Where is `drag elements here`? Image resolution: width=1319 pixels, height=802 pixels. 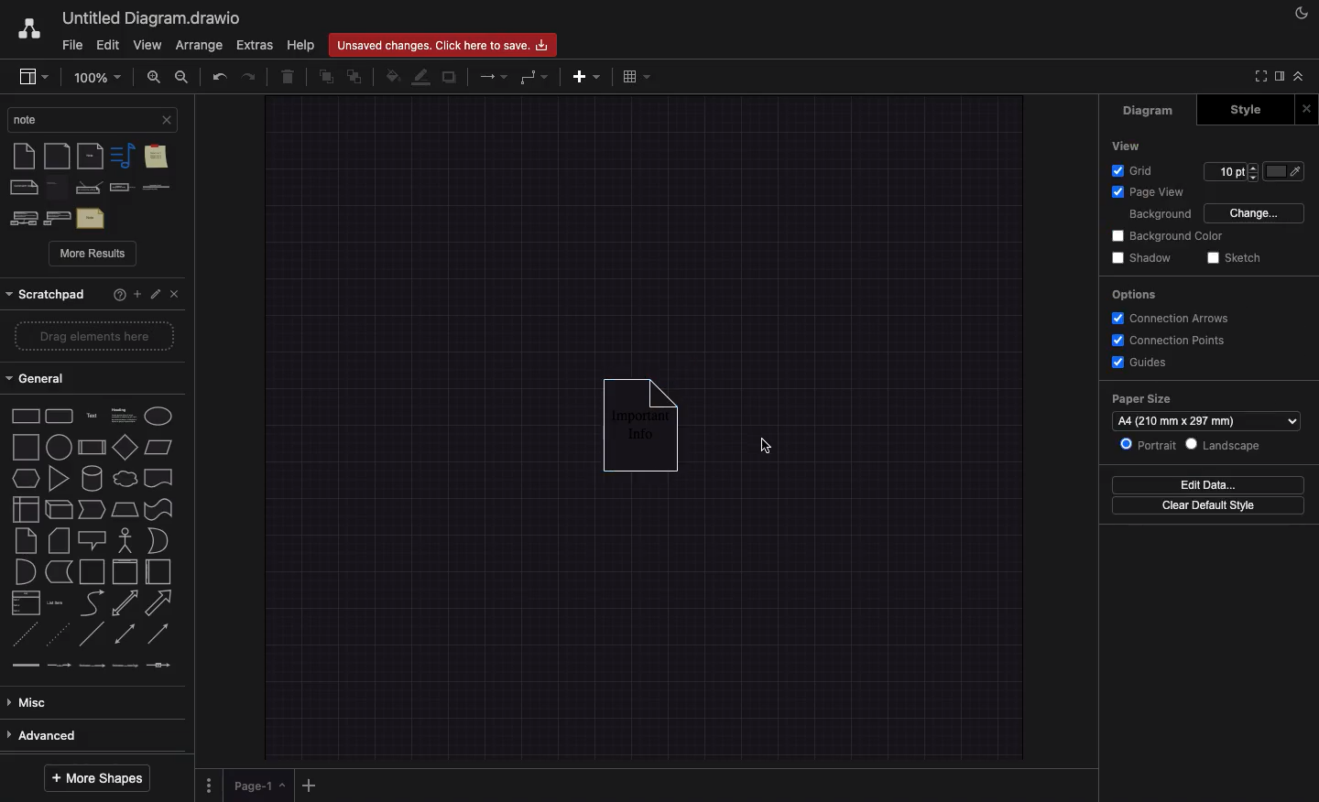 drag elements here is located at coordinates (91, 337).